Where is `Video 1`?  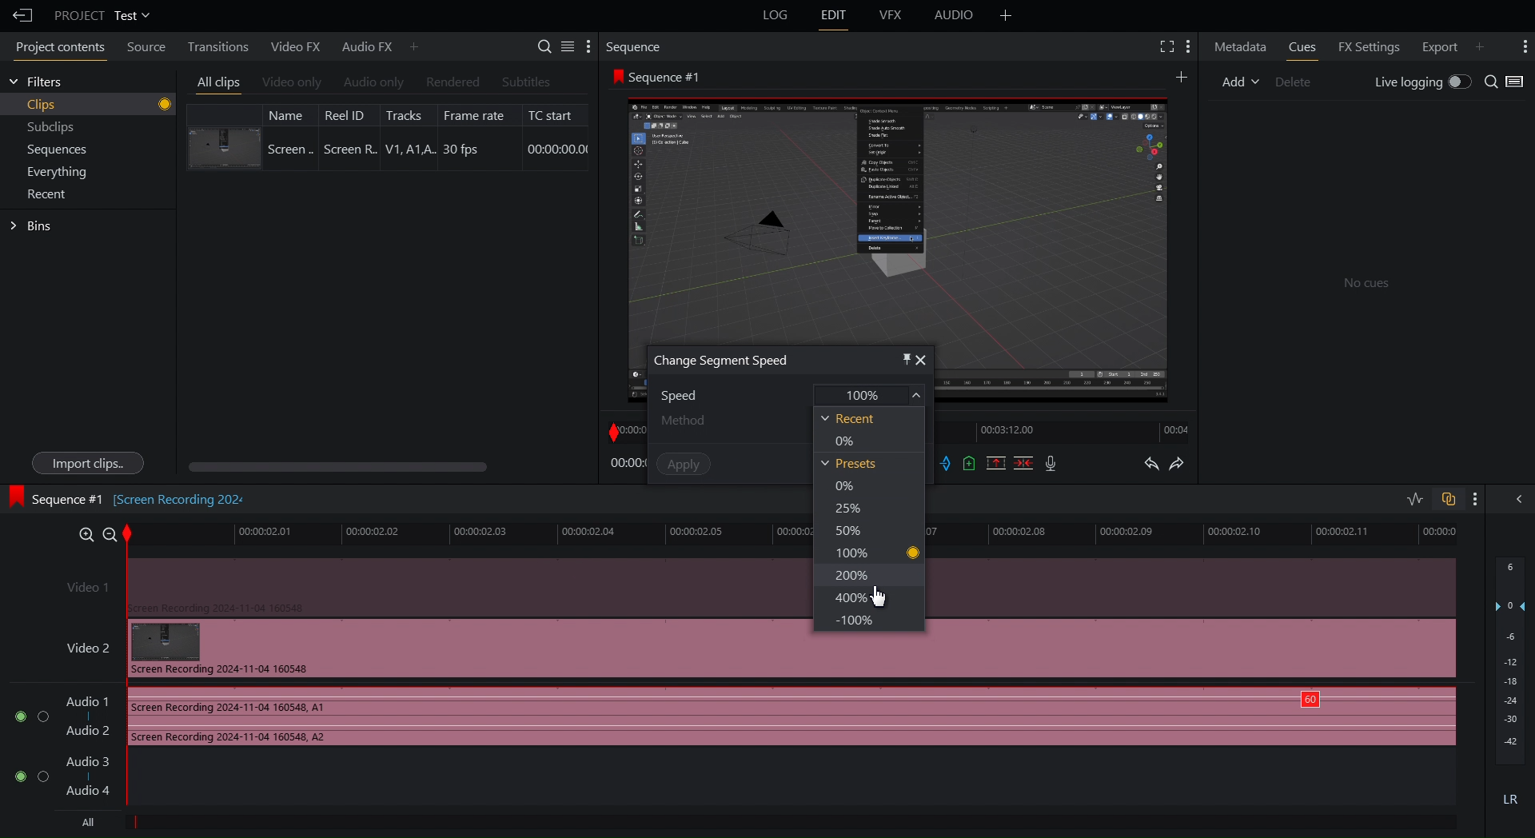
Video 1 is located at coordinates (431, 585).